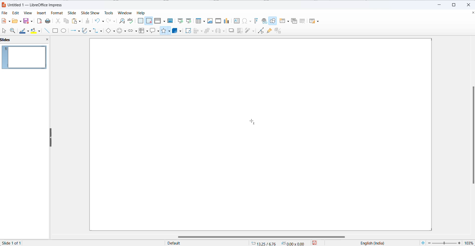  I want to click on select, so click(5, 30).